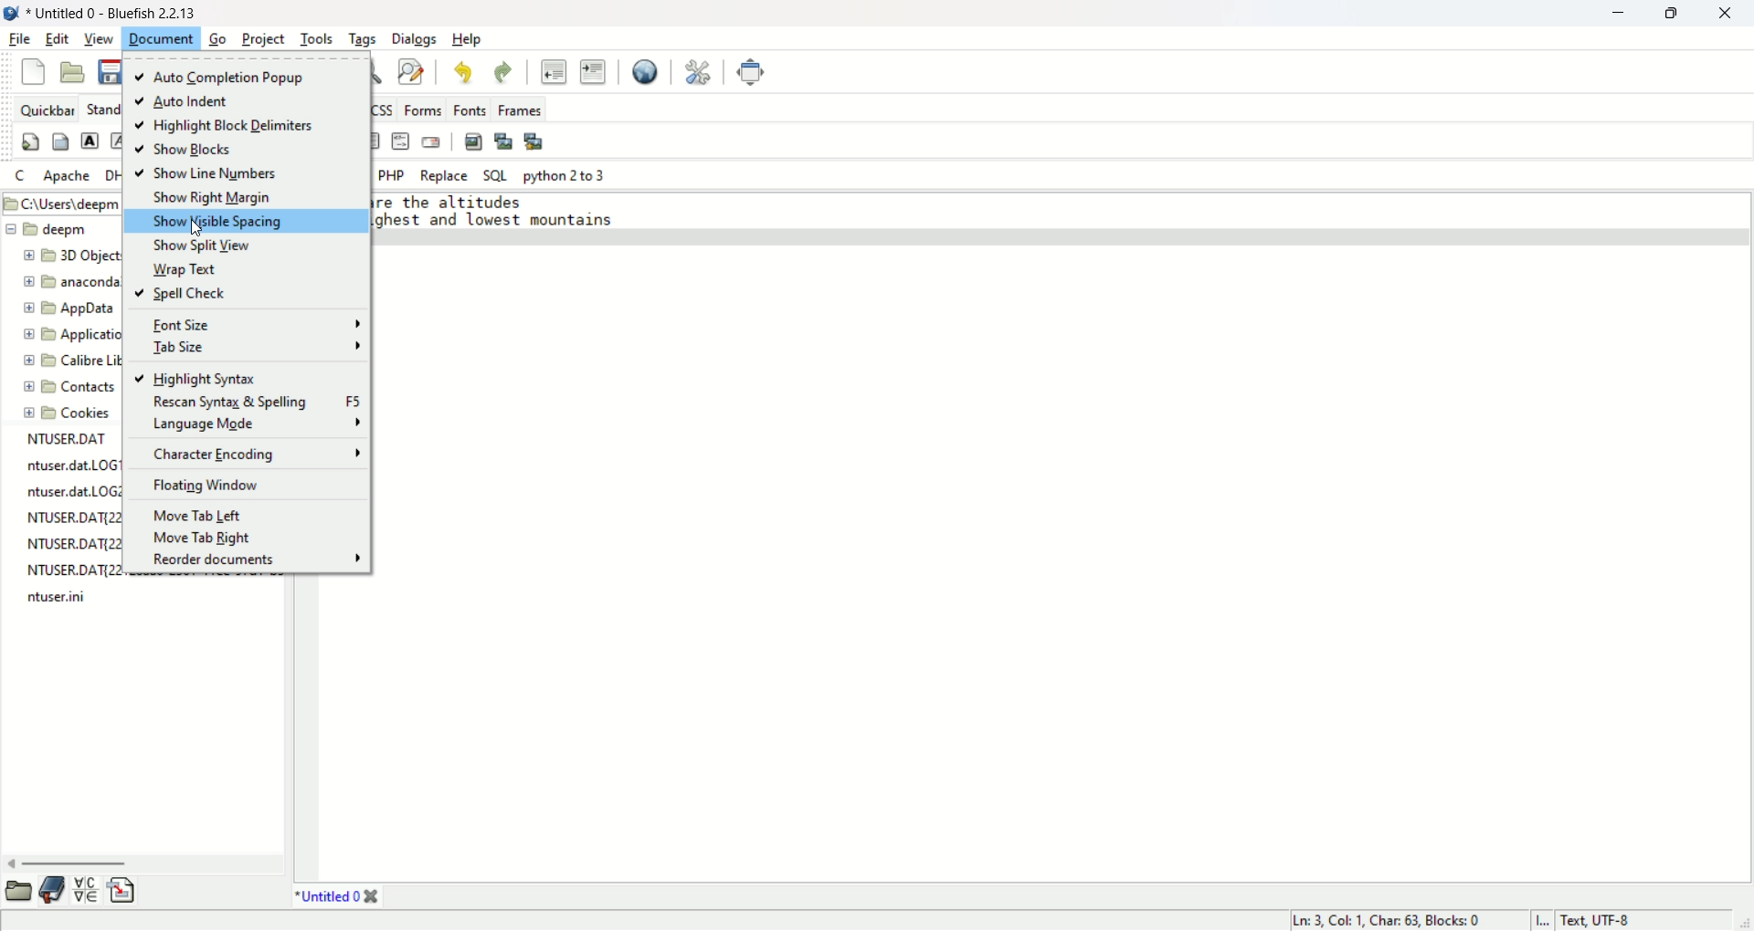  Describe the element at coordinates (593, 72) in the screenshot. I see `indent` at that location.